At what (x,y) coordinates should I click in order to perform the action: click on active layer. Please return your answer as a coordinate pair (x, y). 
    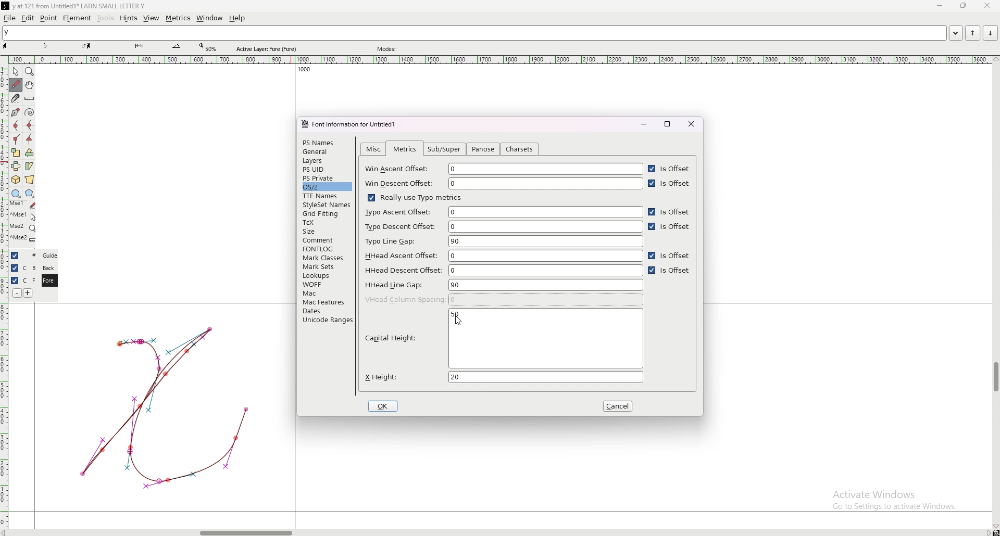
    Looking at the image, I should click on (269, 49).